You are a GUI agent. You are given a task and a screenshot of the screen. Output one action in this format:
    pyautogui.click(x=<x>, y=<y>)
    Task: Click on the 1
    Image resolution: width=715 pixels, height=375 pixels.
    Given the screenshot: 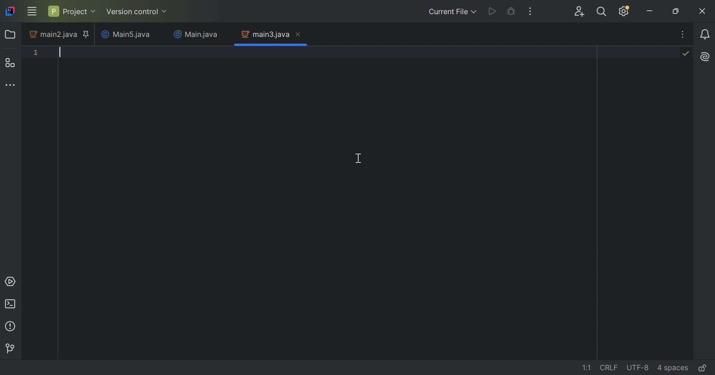 What is the action you would take?
    pyautogui.click(x=36, y=52)
    